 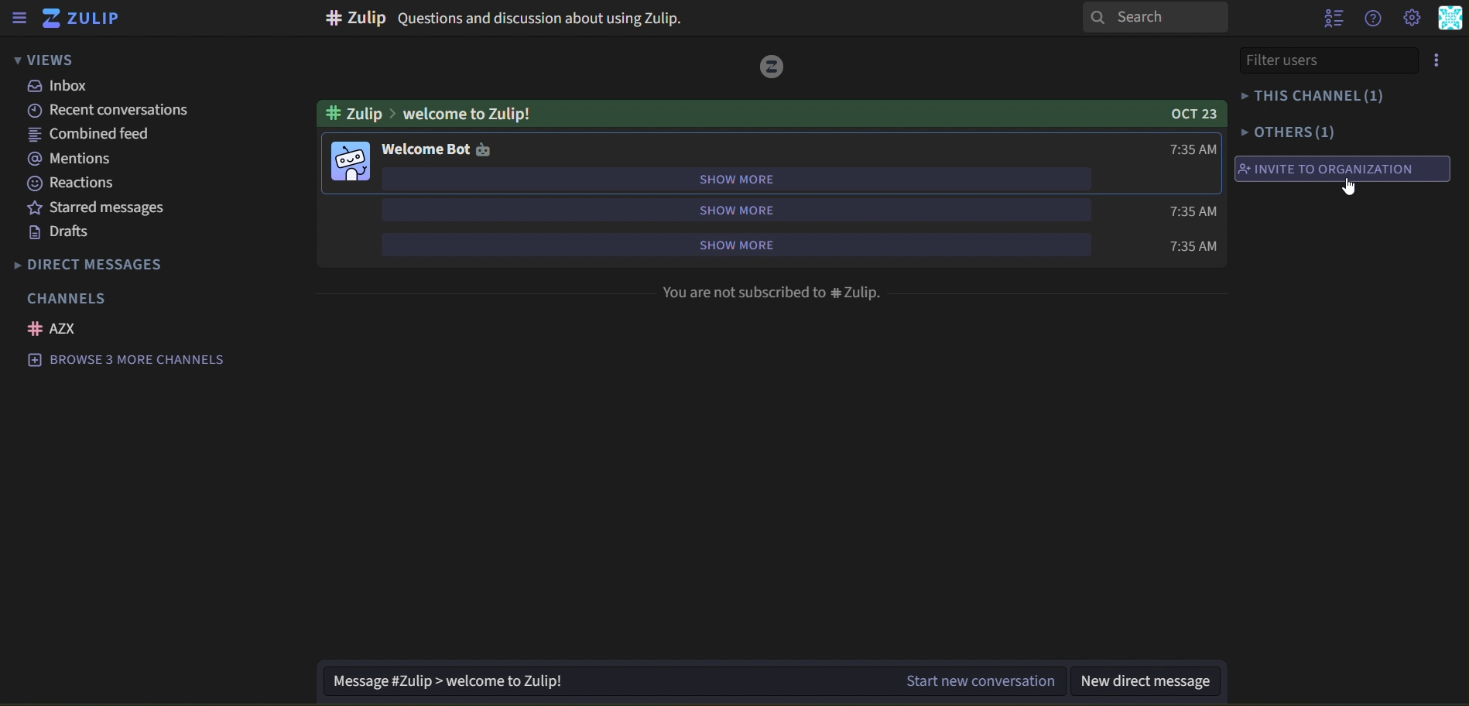 I want to click on show more, so click(x=731, y=209).